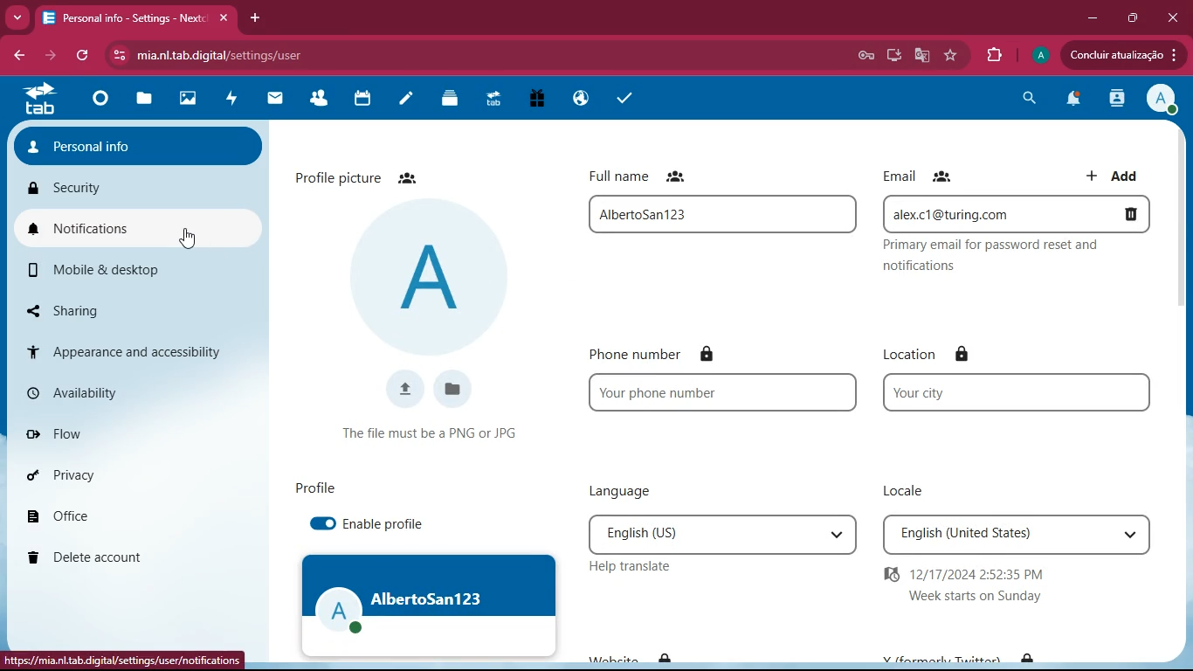 This screenshot has width=1193, height=671. Describe the element at coordinates (865, 56) in the screenshot. I see `Password Manager` at that location.